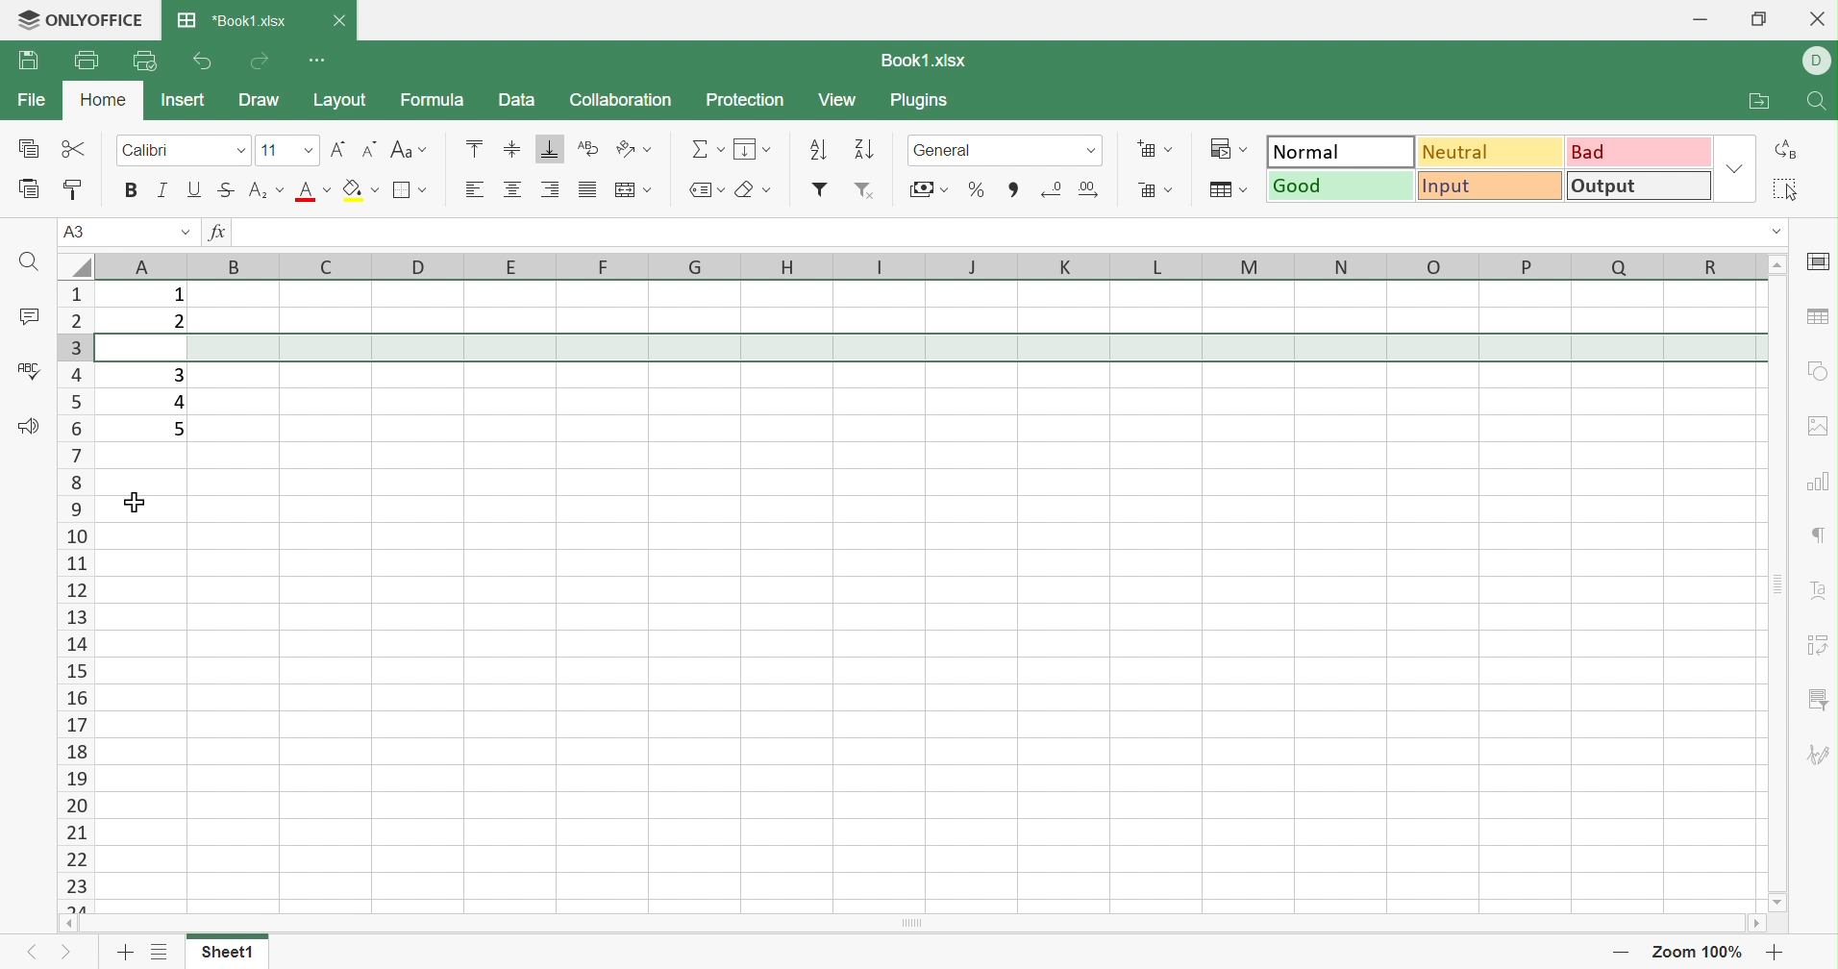  I want to click on Borders, so click(406, 191).